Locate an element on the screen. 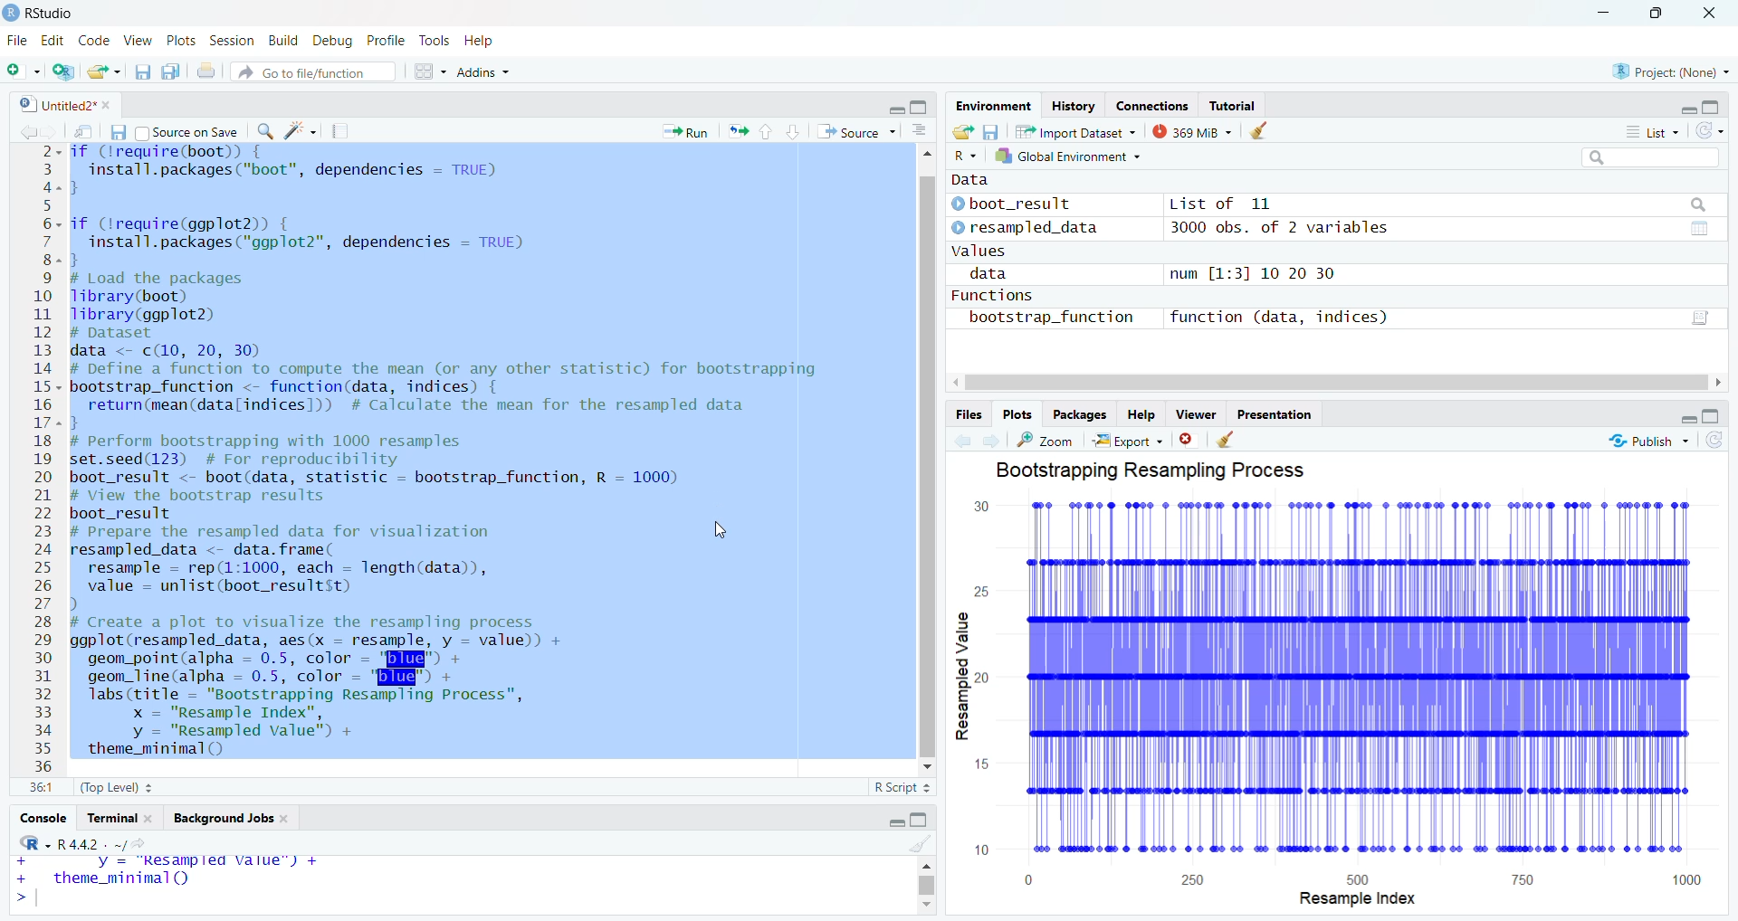   Tools is located at coordinates (433, 41).